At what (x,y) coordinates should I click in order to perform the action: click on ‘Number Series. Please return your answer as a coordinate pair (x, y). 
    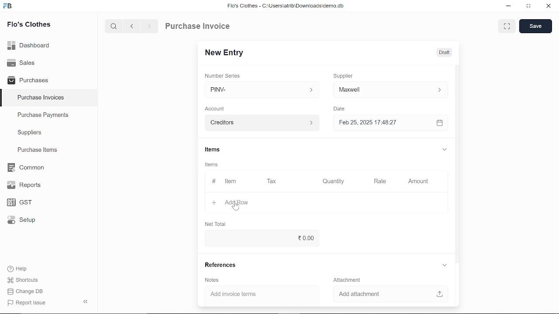
    Looking at the image, I should click on (225, 75).